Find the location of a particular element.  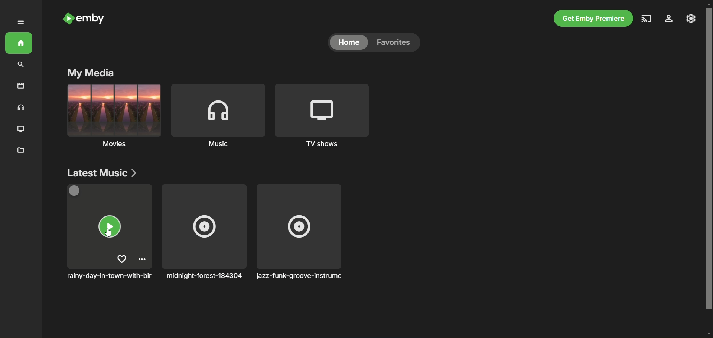

cursor is located at coordinates (110, 233).